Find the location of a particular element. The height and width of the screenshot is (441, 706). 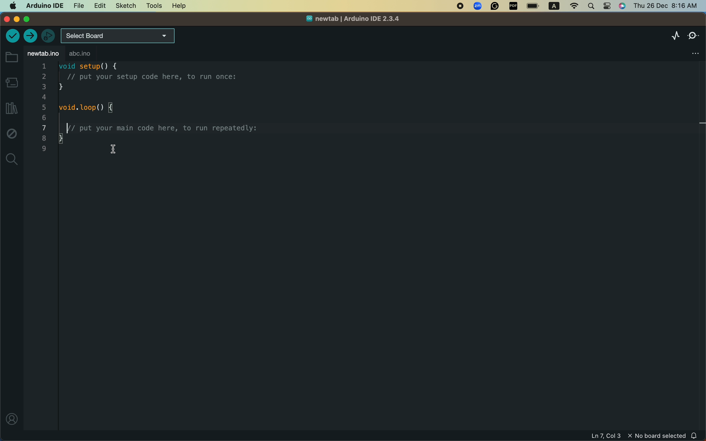

 is located at coordinates (478, 6).